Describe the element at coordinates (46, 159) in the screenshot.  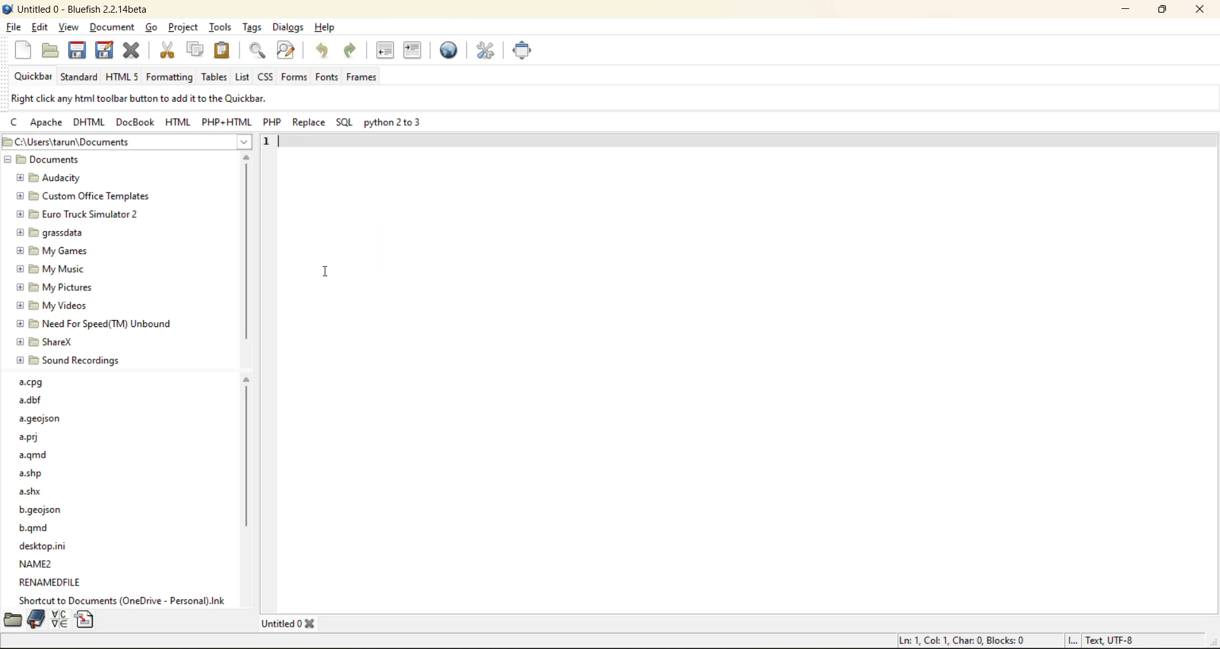
I see `Documents` at that location.